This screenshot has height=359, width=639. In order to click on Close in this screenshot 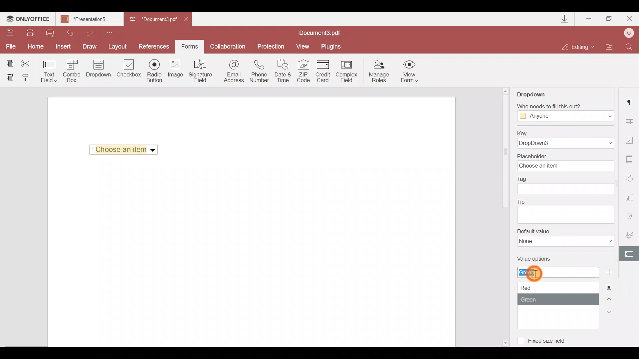, I will do `click(189, 21)`.